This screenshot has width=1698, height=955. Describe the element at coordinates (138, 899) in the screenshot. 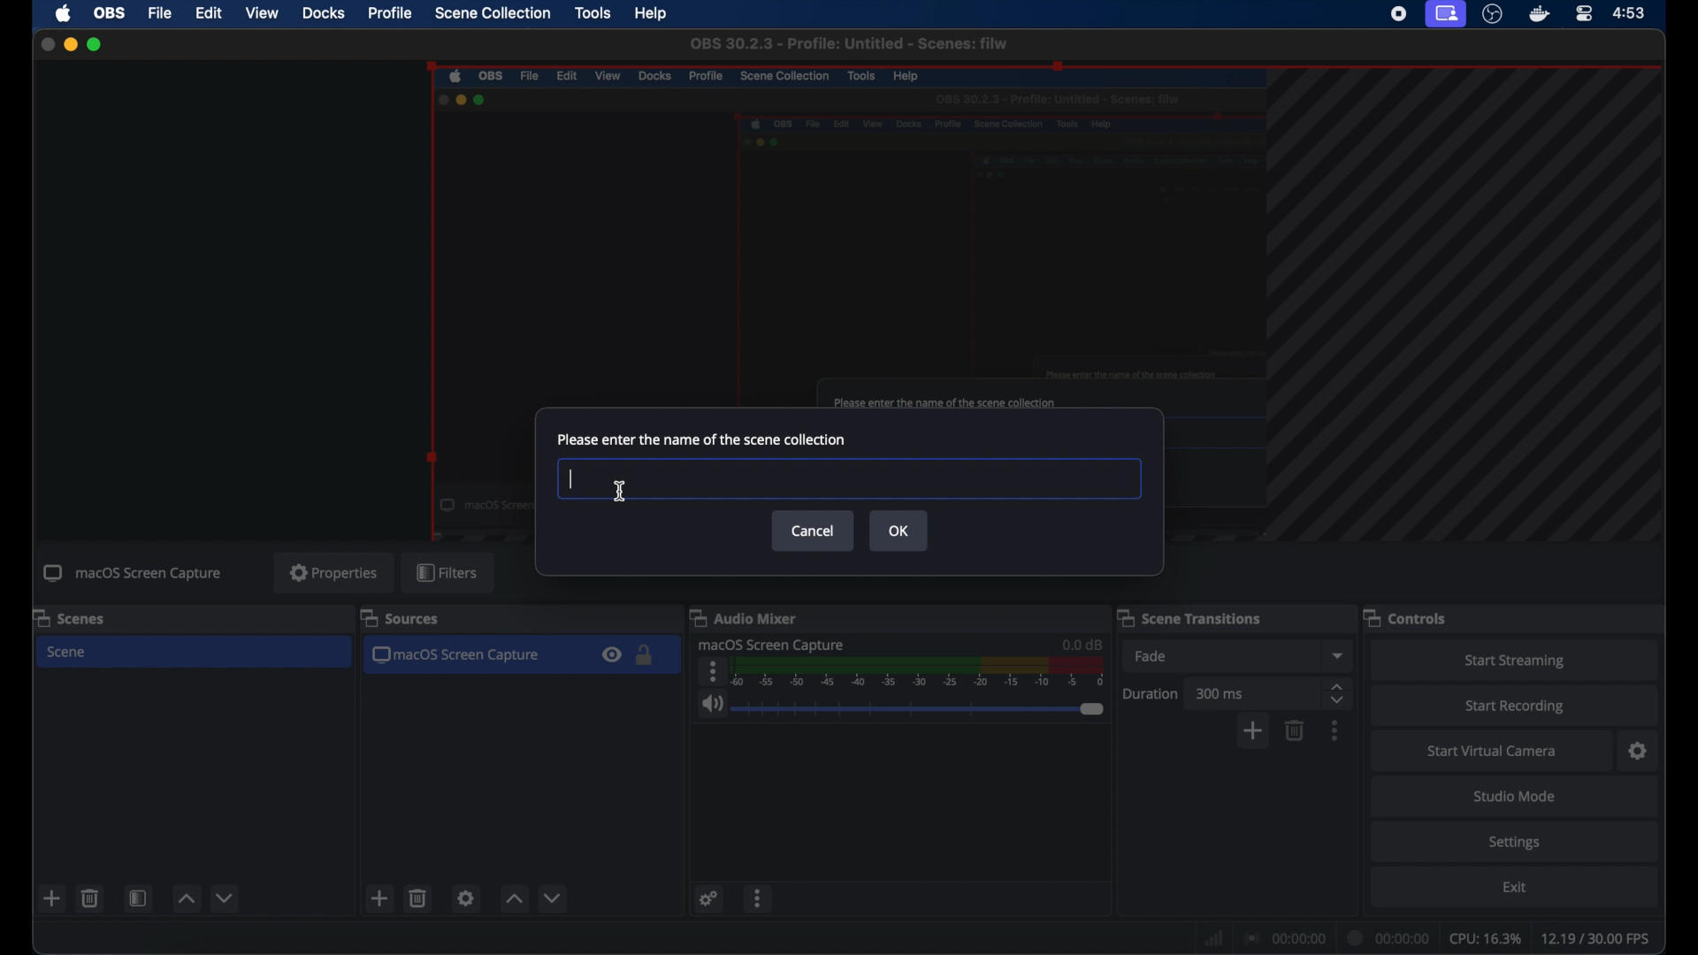

I see `open scene filter` at that location.